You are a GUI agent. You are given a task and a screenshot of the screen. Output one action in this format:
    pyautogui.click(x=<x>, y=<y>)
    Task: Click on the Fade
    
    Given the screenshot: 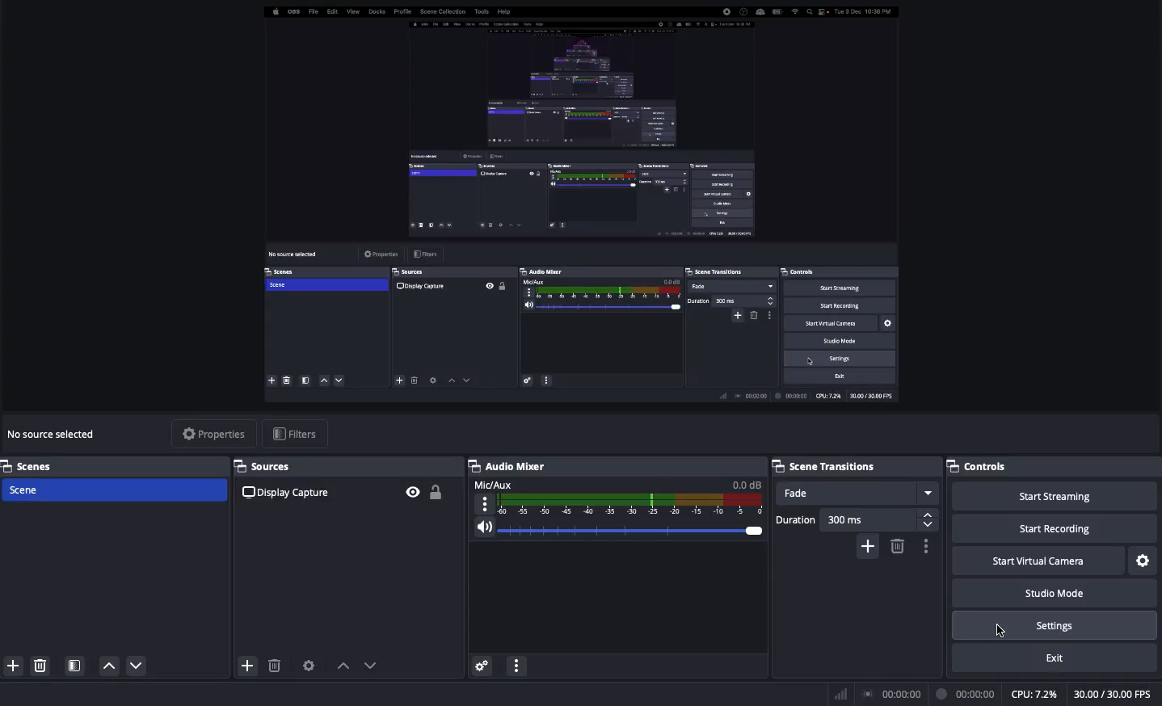 What is the action you would take?
    pyautogui.click(x=857, y=493)
    